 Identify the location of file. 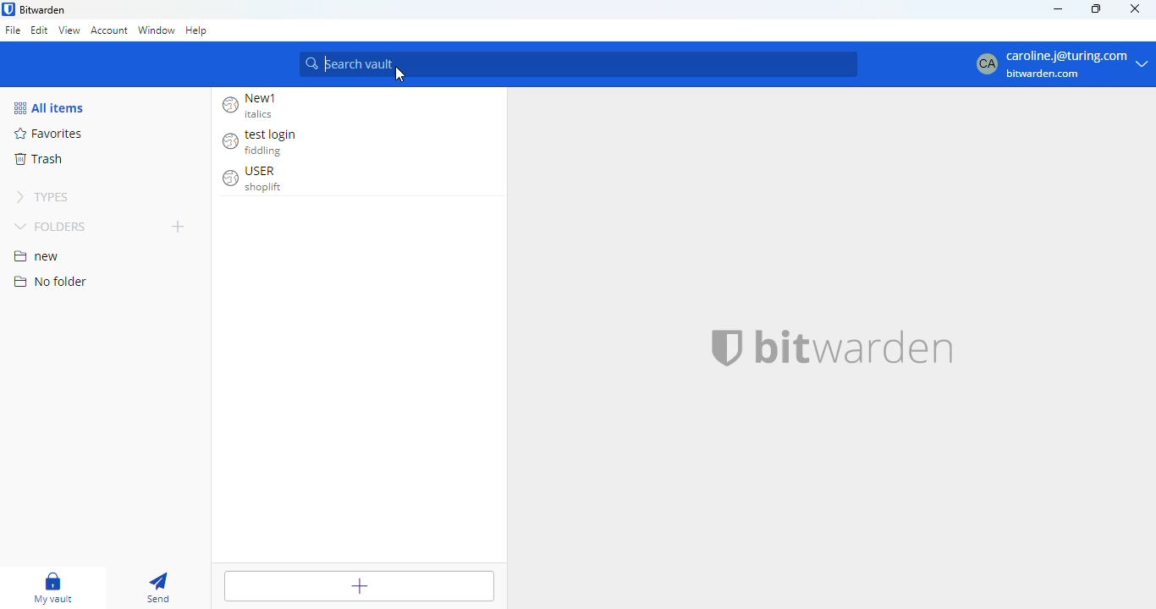
(13, 30).